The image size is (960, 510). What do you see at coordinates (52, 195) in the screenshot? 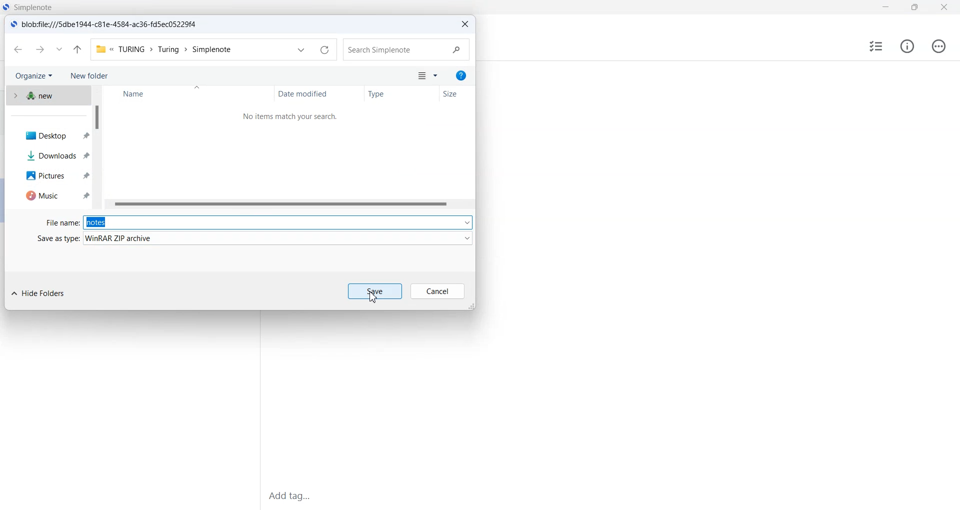
I see `Music` at bounding box center [52, 195].